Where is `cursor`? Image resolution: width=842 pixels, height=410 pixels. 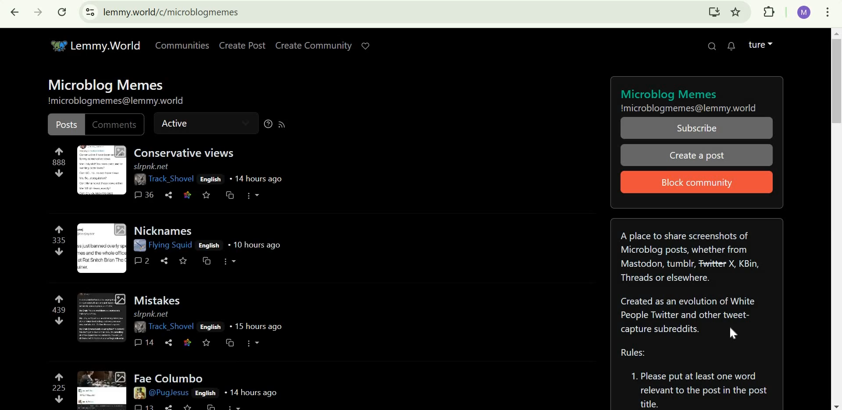 cursor is located at coordinates (736, 332).